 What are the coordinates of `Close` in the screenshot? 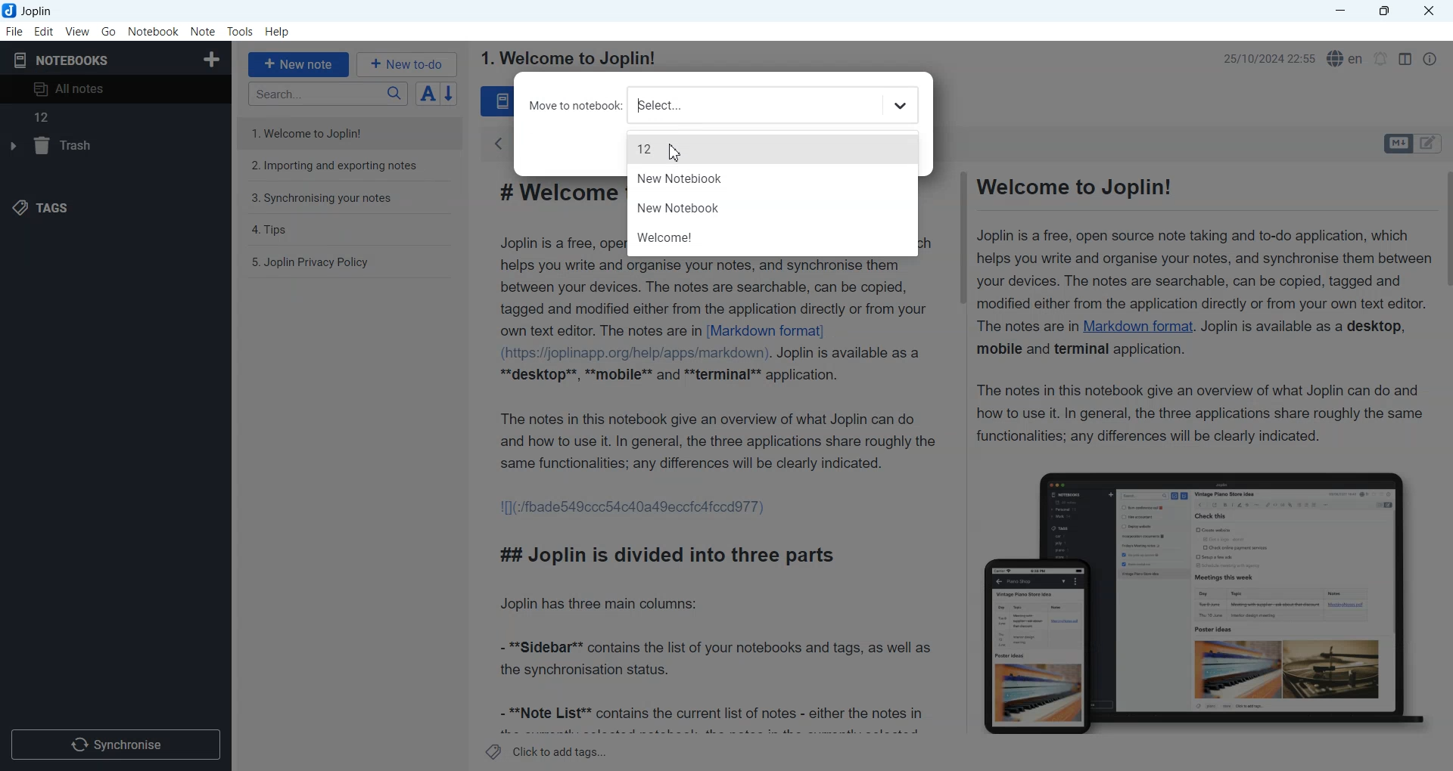 It's located at (1427, 11).